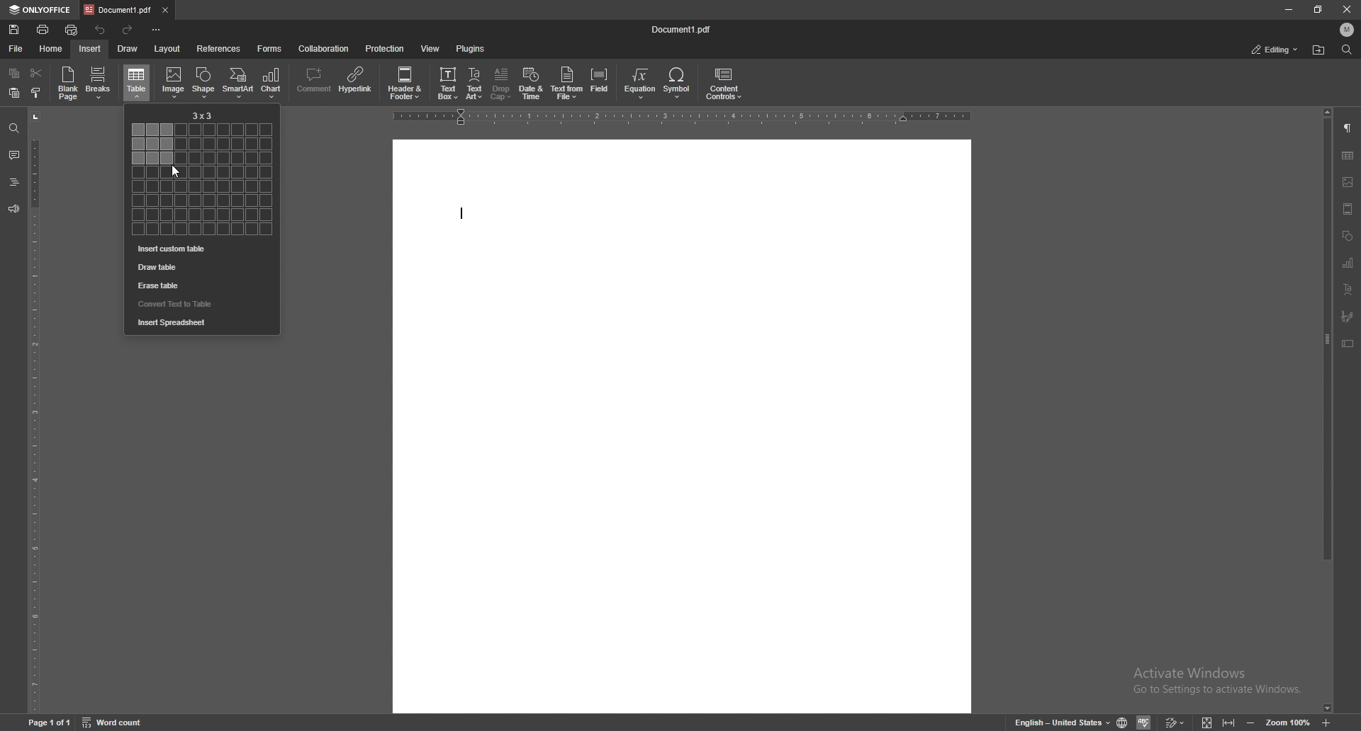 Image resolution: width=1361 pixels, height=731 pixels. I want to click on minimize, so click(1288, 10).